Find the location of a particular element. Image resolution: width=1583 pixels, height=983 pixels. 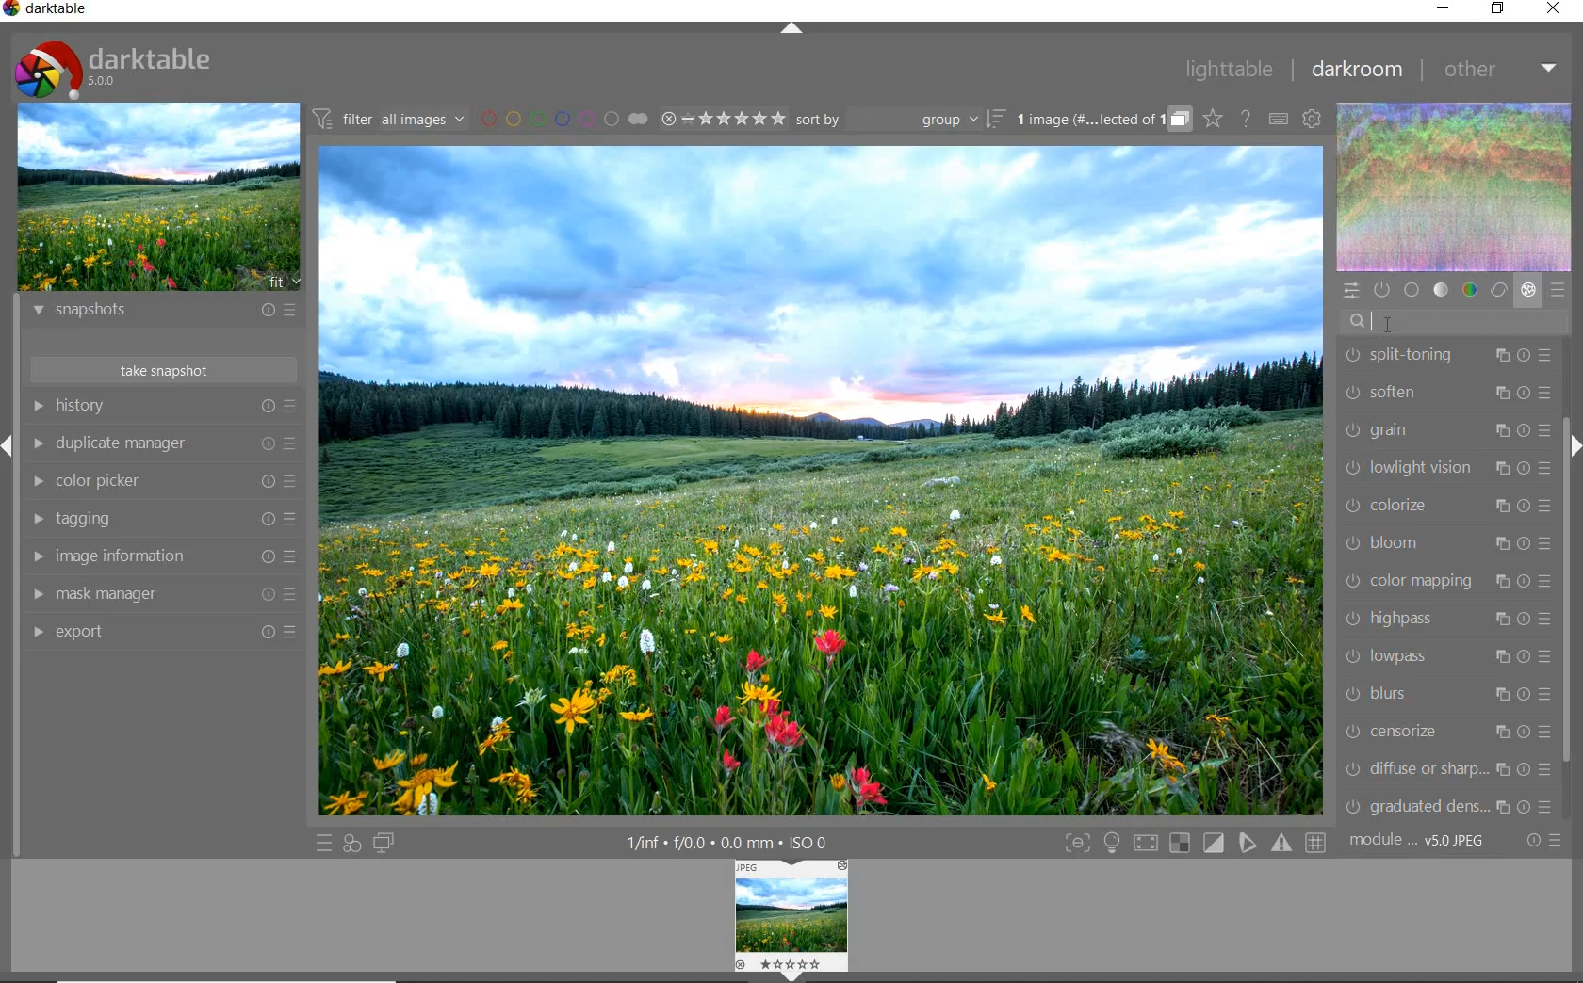

show only active modules is located at coordinates (1380, 288).